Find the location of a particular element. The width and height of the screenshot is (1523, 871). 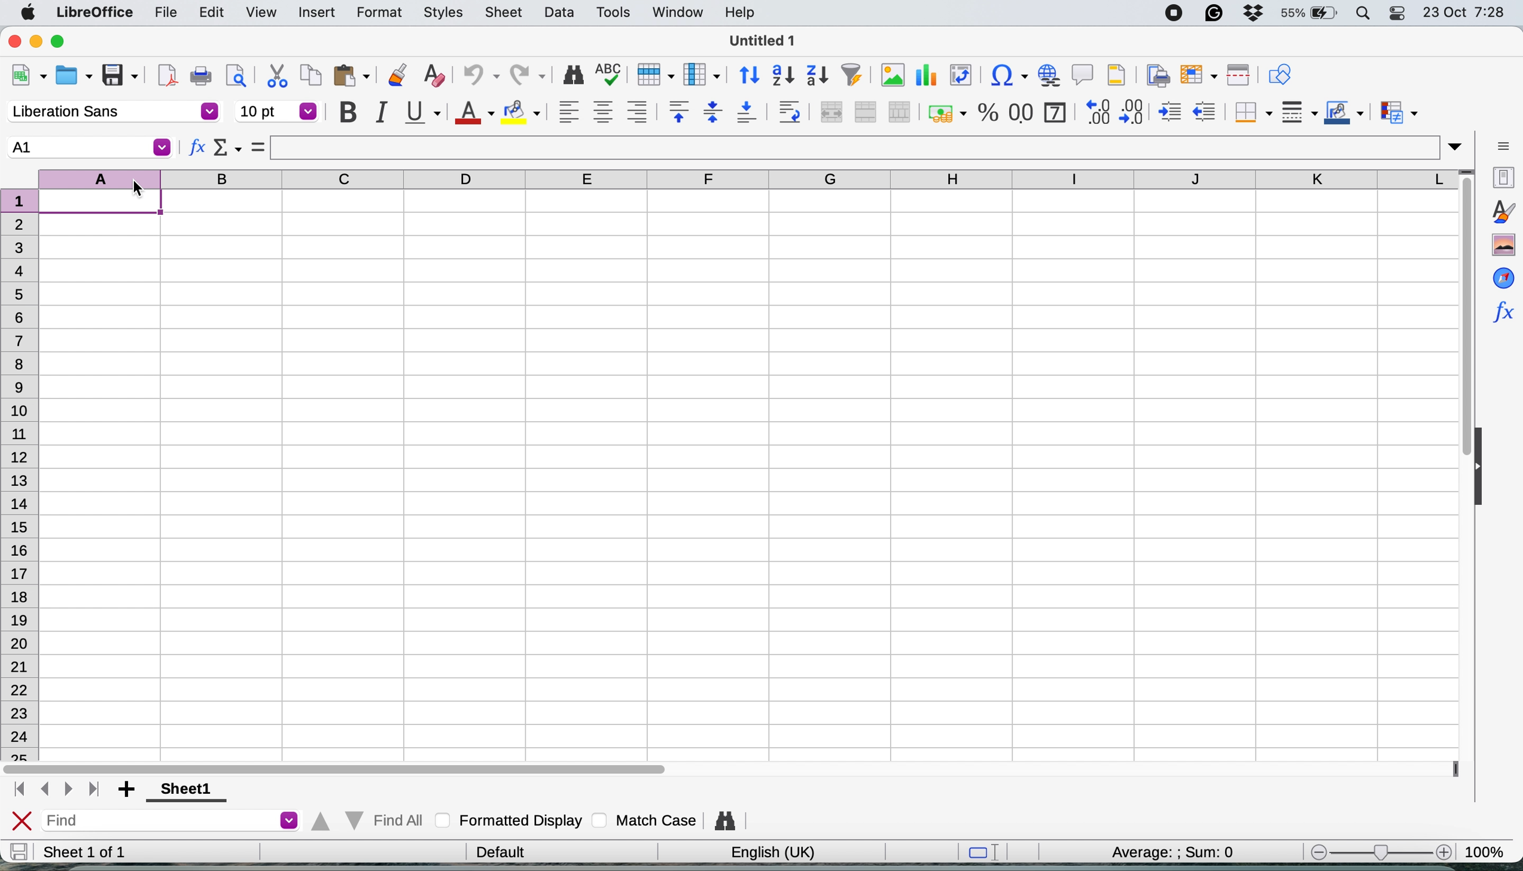

insert or edit pivot table is located at coordinates (962, 76).